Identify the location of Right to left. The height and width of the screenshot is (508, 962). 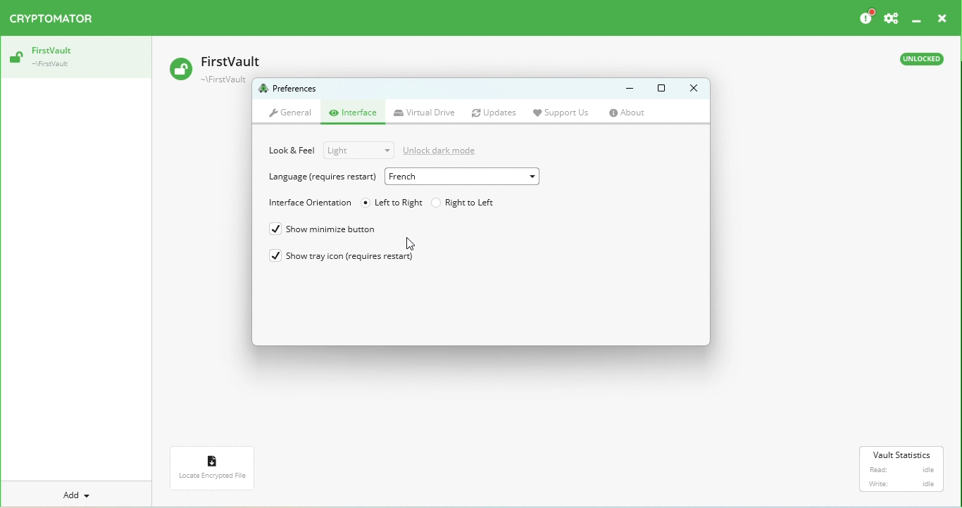
(464, 201).